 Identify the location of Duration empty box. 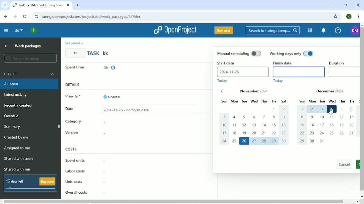
(343, 72).